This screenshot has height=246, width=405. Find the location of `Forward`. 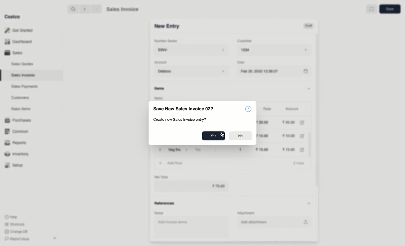

Forward is located at coordinates (96, 9).